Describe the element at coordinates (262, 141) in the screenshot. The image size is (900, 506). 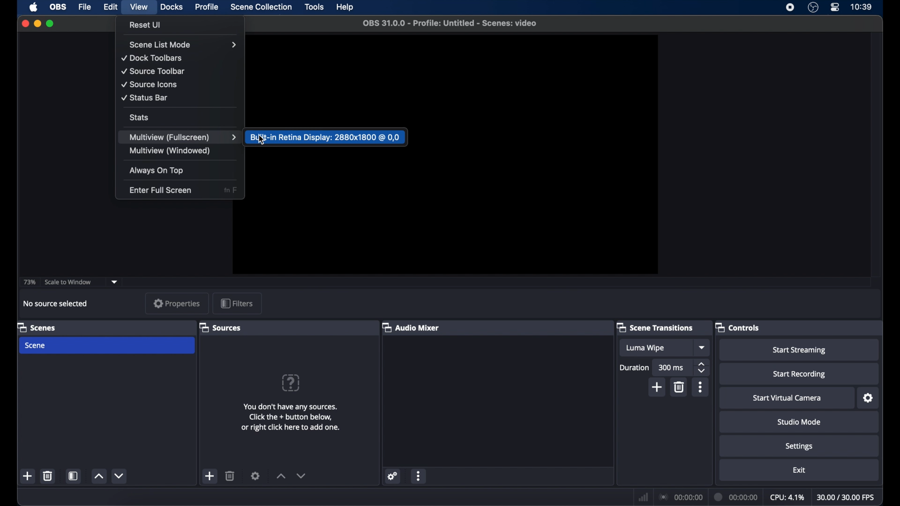
I see `cursor` at that location.